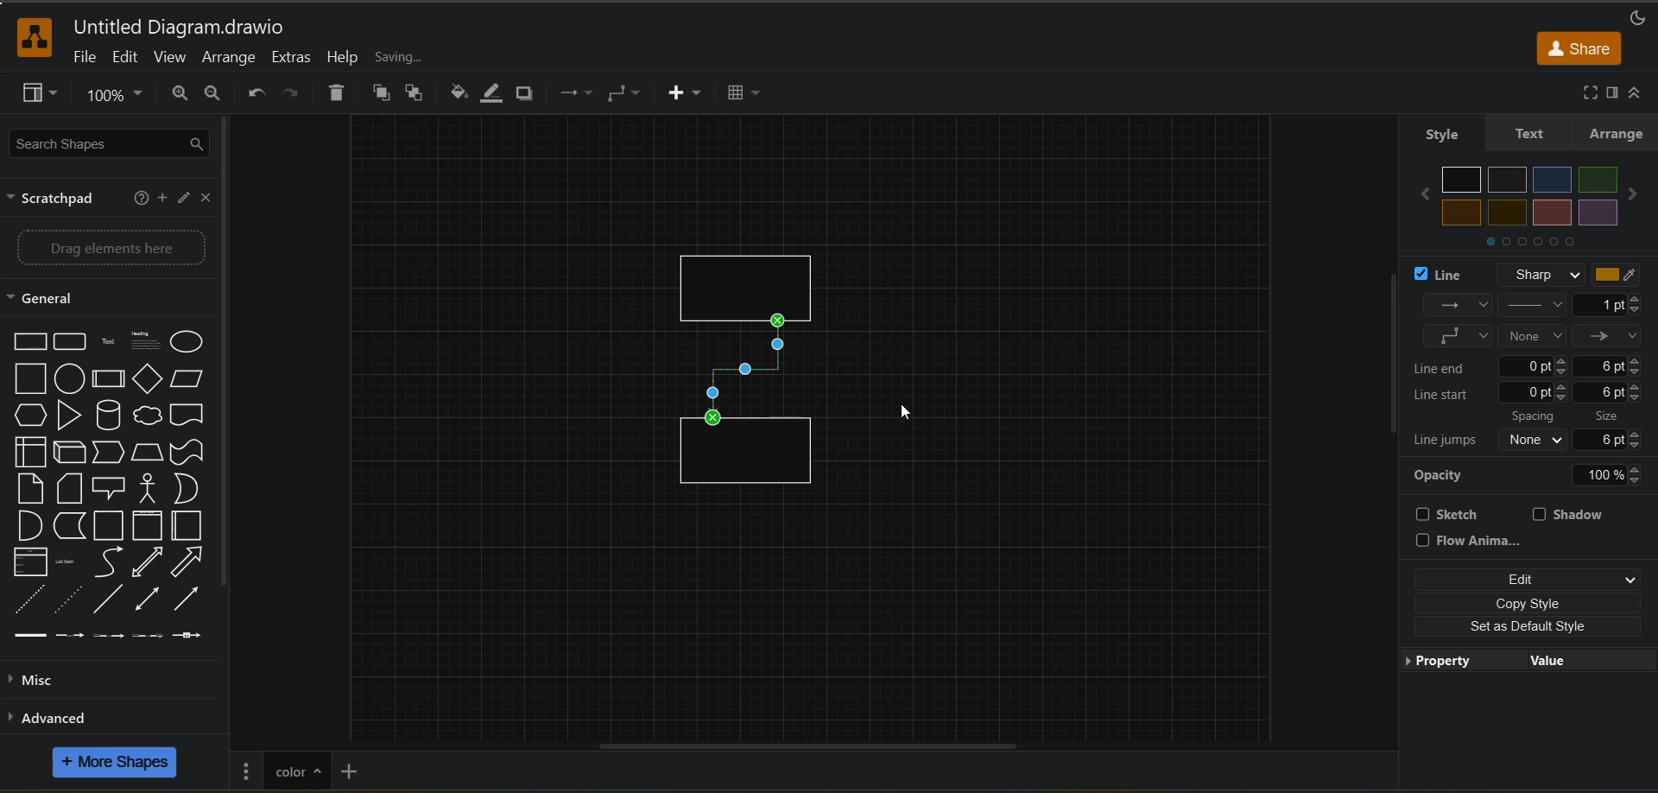 Image resolution: width=1658 pixels, height=793 pixels. Describe the element at coordinates (146, 598) in the screenshot. I see `Bidirectional Arrow` at that location.